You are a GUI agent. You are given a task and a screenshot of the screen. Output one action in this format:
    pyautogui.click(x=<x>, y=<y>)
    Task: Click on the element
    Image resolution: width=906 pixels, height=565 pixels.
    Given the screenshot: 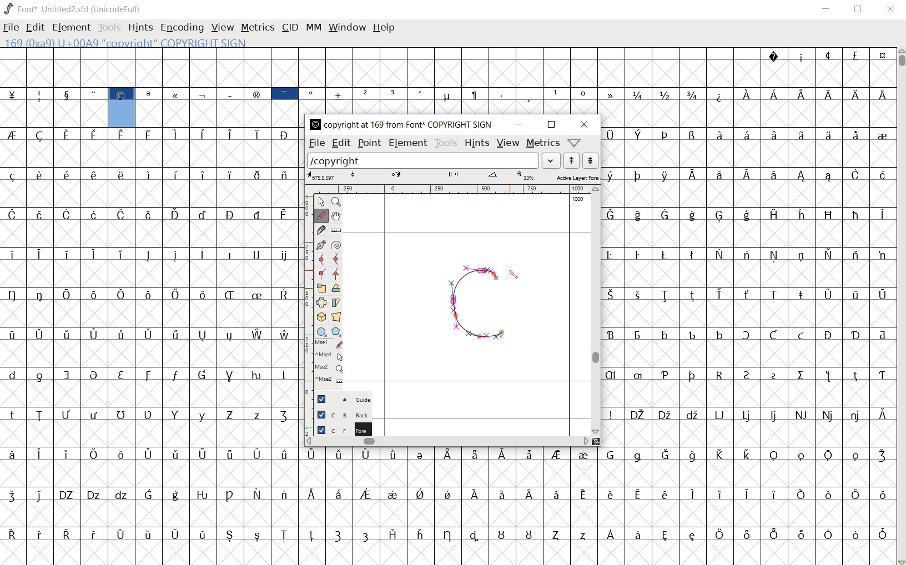 What is the action you would take?
    pyautogui.click(x=71, y=27)
    